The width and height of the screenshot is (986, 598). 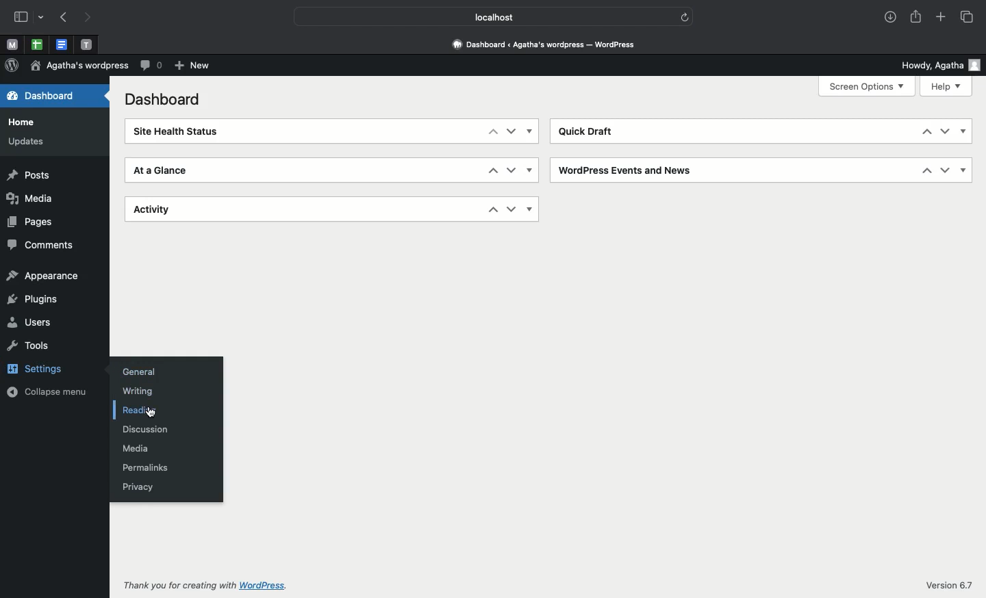 I want to click on At a glance, so click(x=161, y=171).